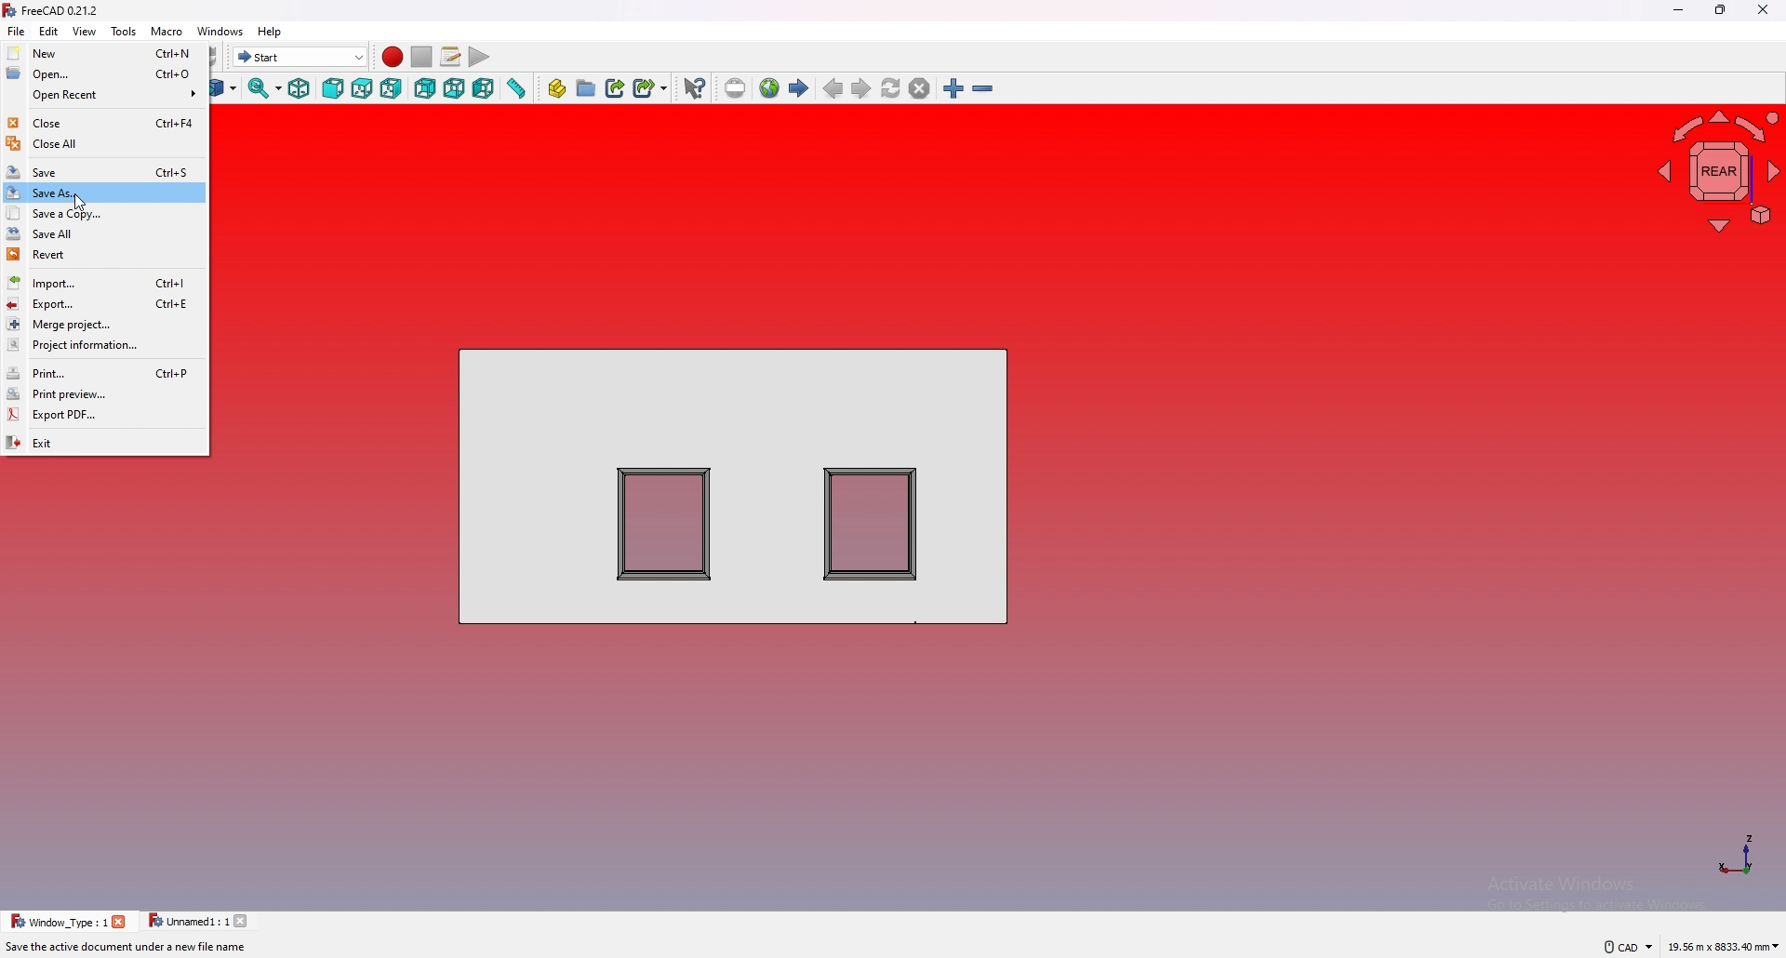 The width and height of the screenshot is (1786, 958). What do you see at coordinates (735, 484) in the screenshot?
I see `Shape` at bounding box center [735, 484].